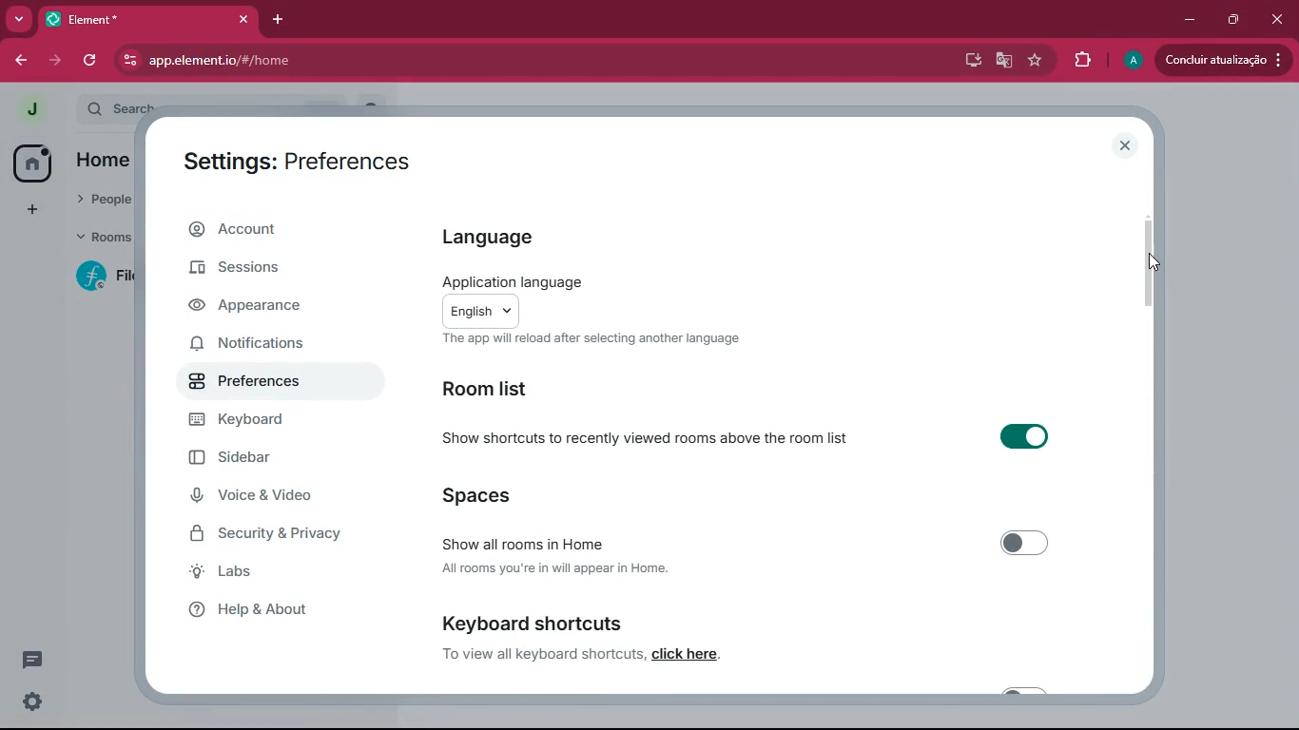 The height and width of the screenshot is (730, 1299). Describe the element at coordinates (746, 540) in the screenshot. I see `show all rooms in here All rooms you're in will appear is home` at that location.